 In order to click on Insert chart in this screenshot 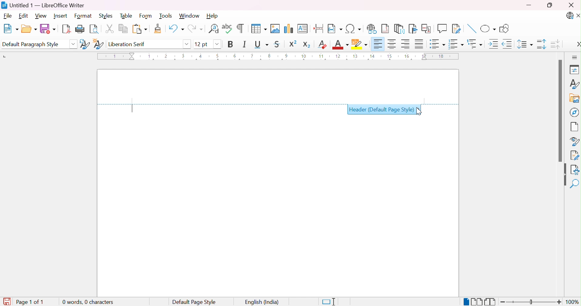, I will do `click(288, 28)`.